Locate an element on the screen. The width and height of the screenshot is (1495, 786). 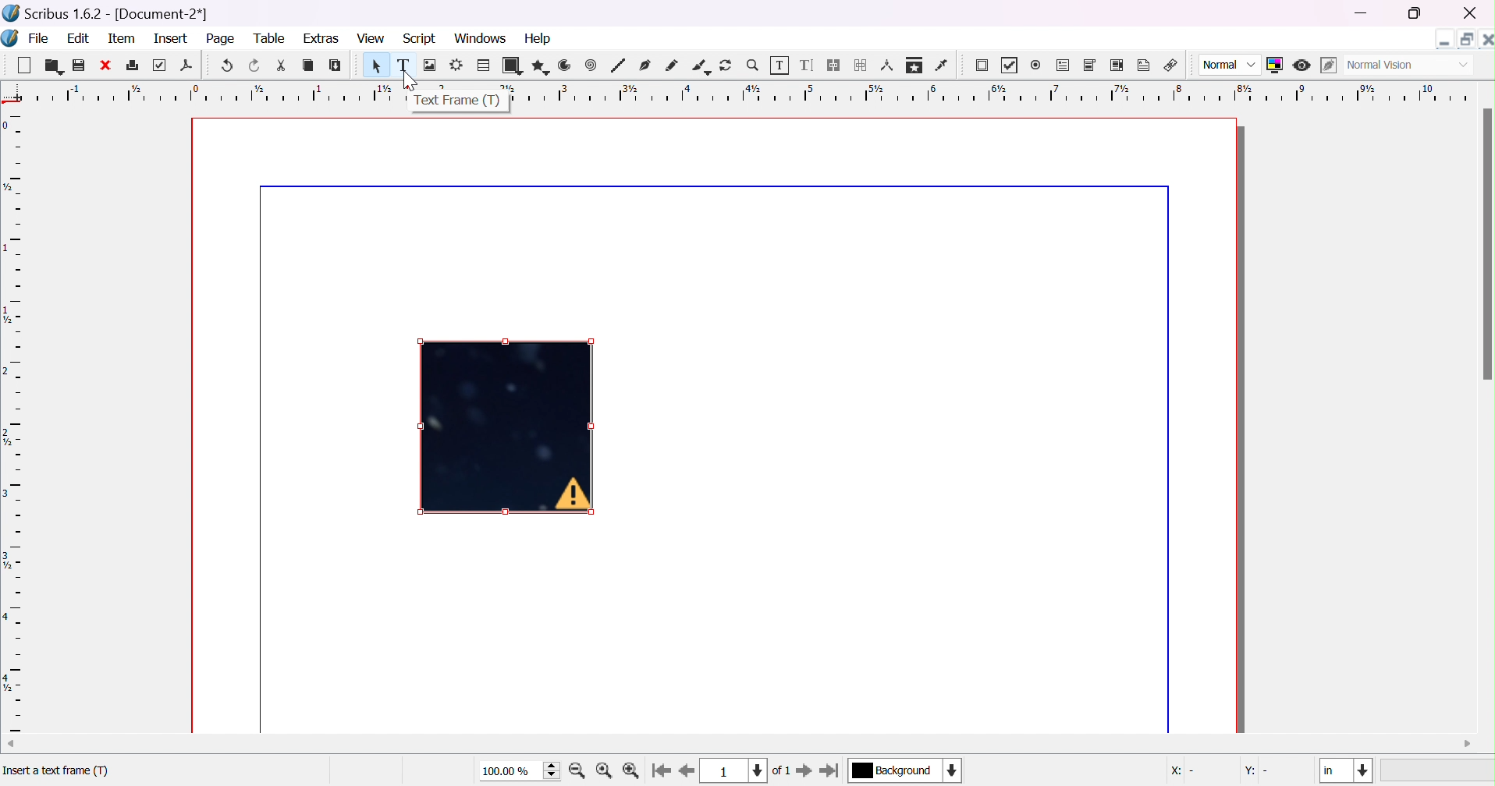
script is located at coordinates (420, 39).